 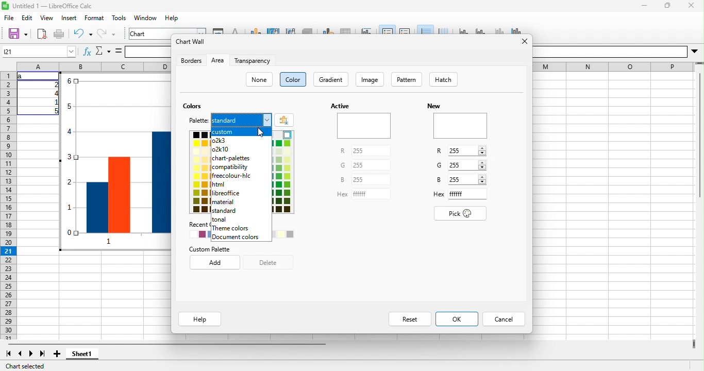 I want to click on freecolour hic, so click(x=241, y=176).